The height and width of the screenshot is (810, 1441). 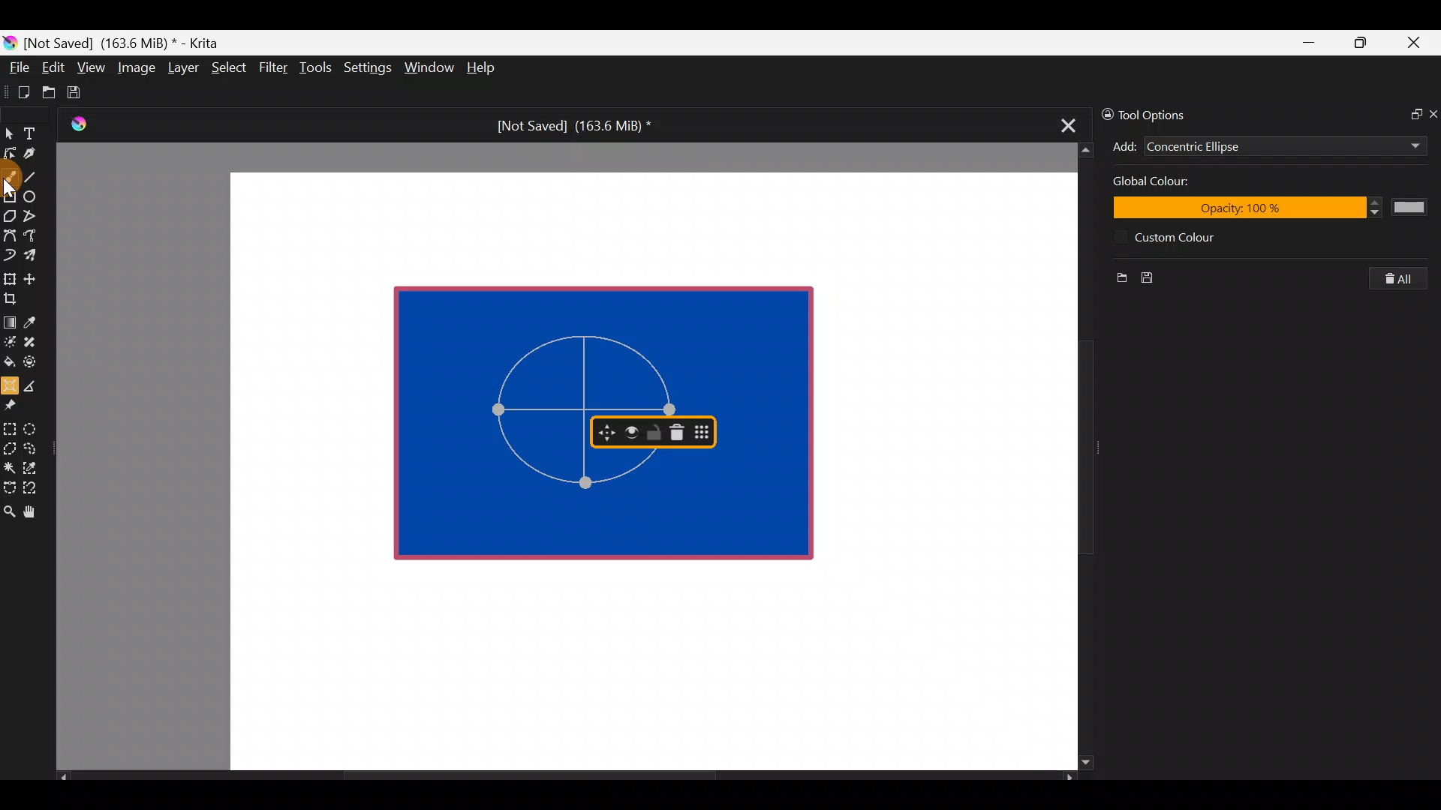 I want to click on Fill a contiguous area of colour with colour/fill a selection, so click(x=9, y=358).